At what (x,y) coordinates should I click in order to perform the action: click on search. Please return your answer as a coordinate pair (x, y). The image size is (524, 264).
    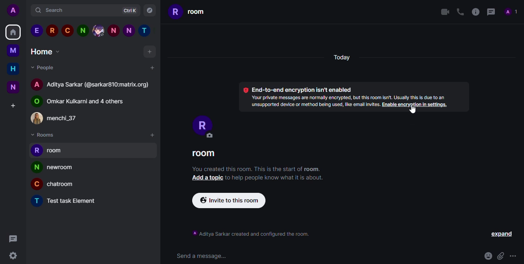
    Looking at the image, I should click on (56, 10).